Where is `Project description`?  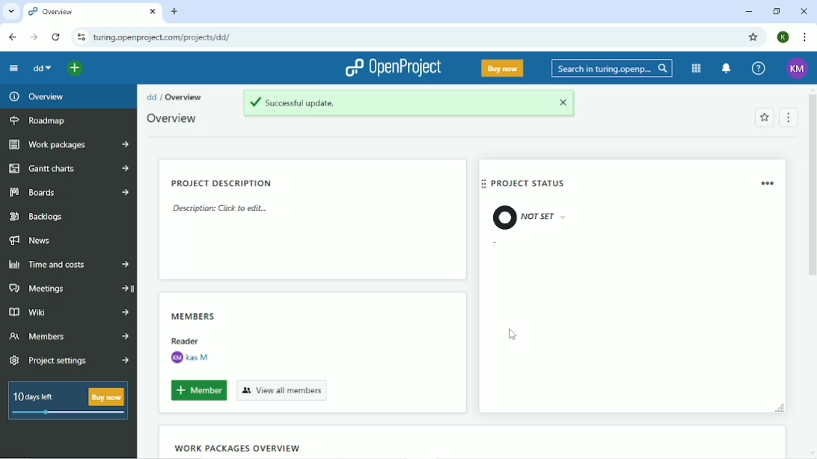
Project description is located at coordinates (223, 182).